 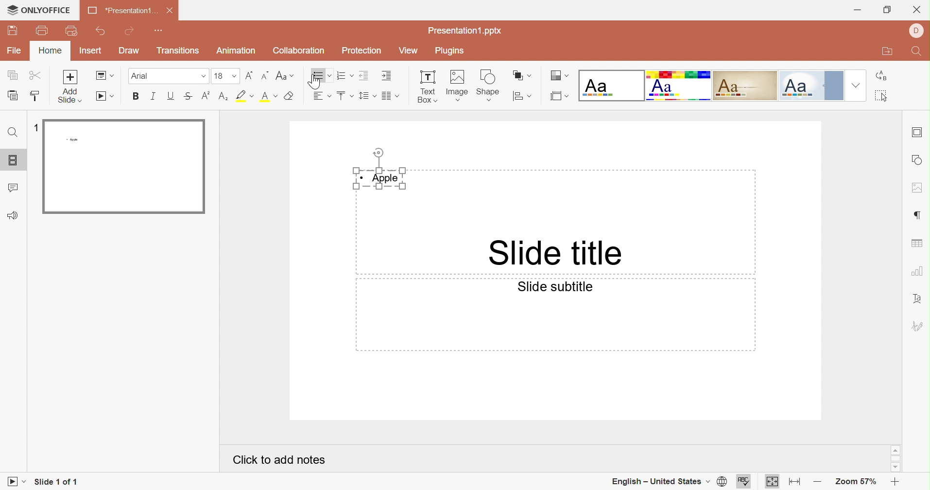 What do you see at coordinates (286, 77) in the screenshot?
I see `Change case` at bounding box center [286, 77].